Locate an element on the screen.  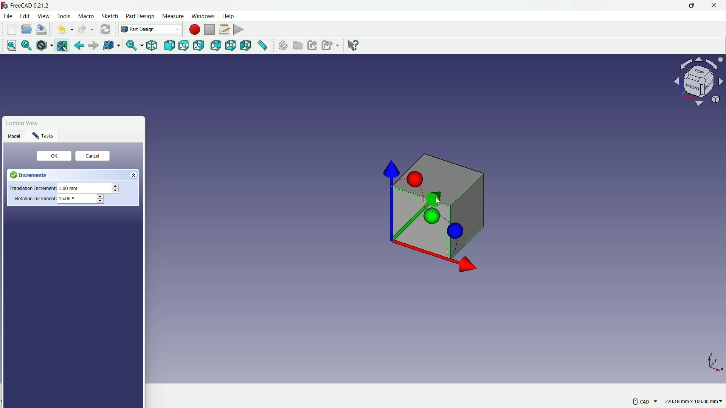
help extension is located at coordinates (351, 45).